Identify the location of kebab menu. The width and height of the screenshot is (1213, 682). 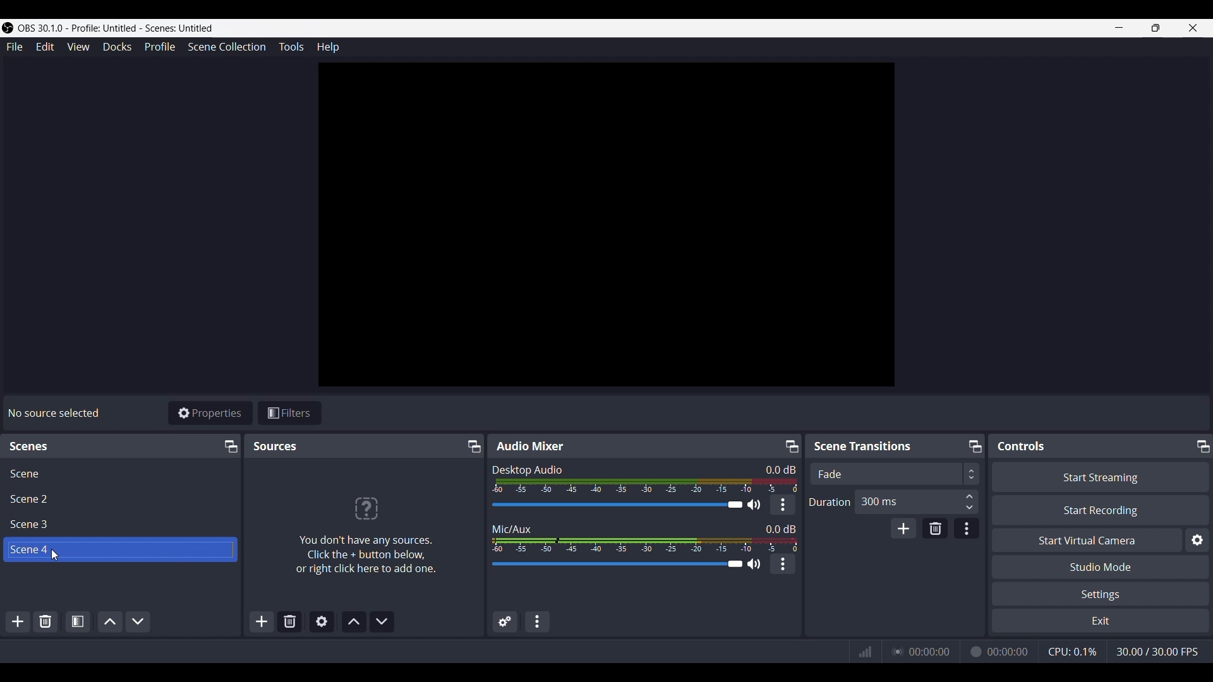
(783, 505).